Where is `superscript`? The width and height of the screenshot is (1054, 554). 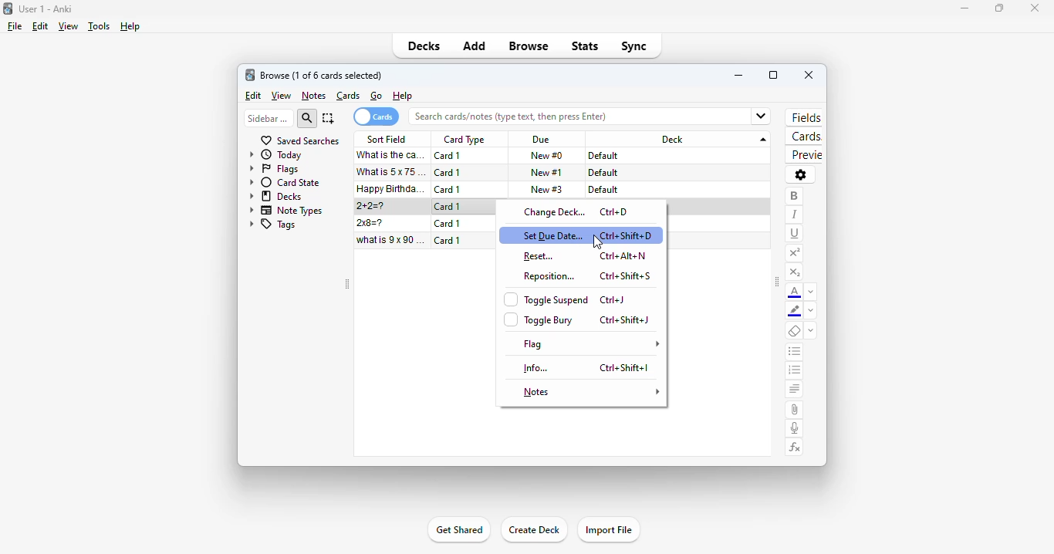 superscript is located at coordinates (794, 253).